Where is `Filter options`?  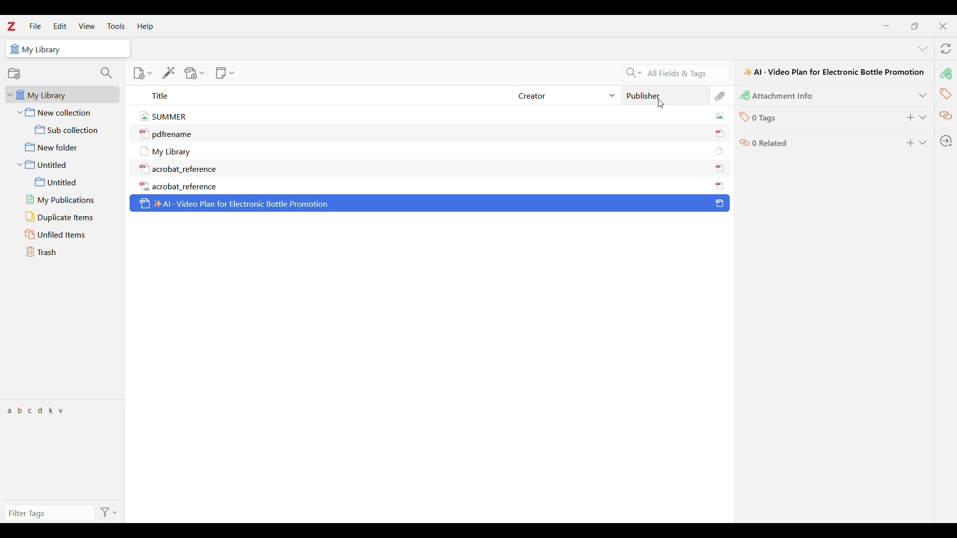
Filter options is located at coordinates (109, 513).